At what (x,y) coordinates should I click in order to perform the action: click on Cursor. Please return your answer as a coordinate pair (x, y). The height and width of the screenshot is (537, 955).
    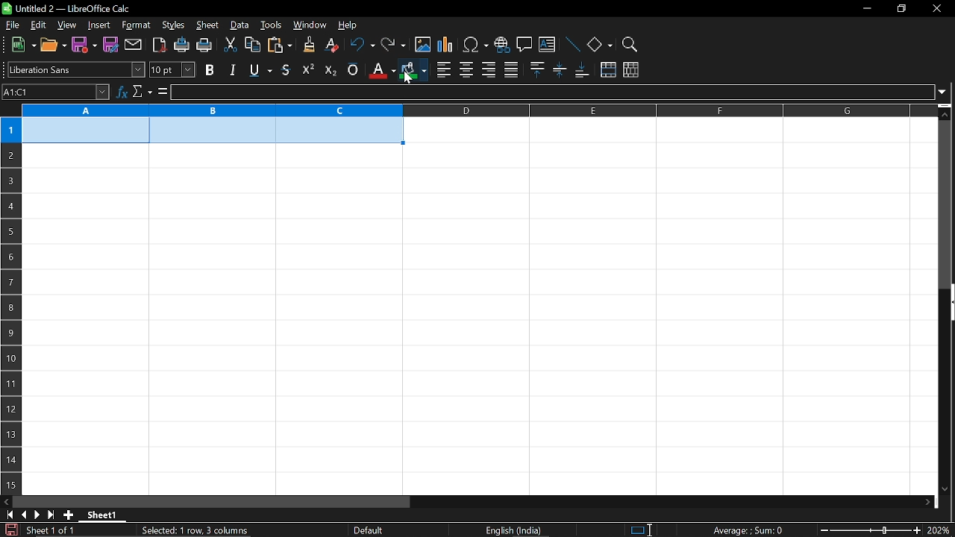
    Looking at the image, I should click on (407, 77).